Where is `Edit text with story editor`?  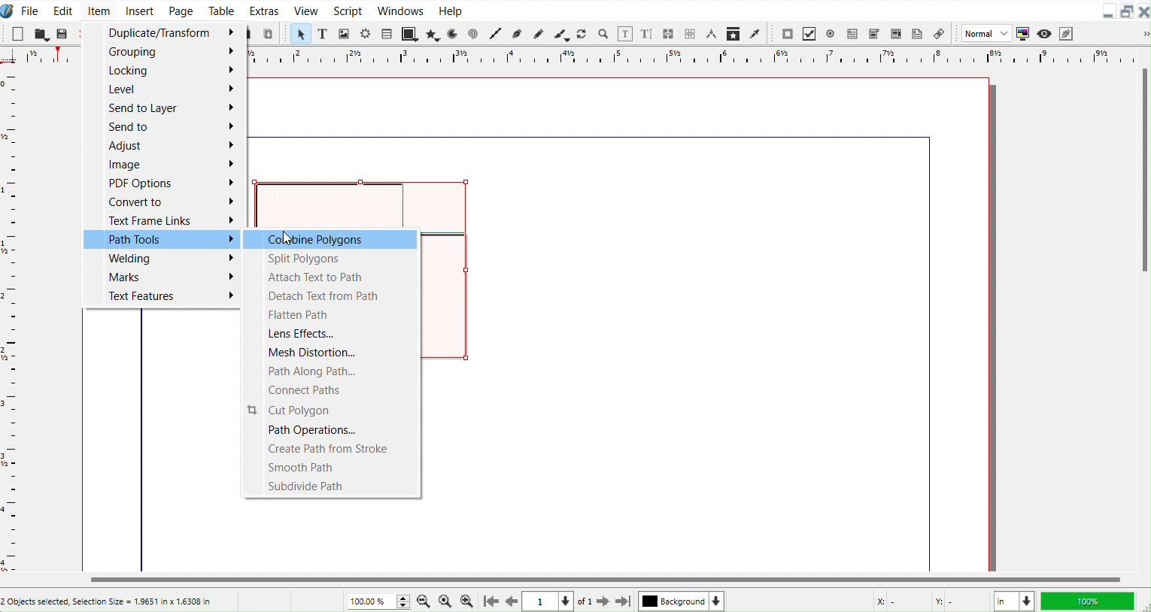
Edit text with story editor is located at coordinates (648, 34).